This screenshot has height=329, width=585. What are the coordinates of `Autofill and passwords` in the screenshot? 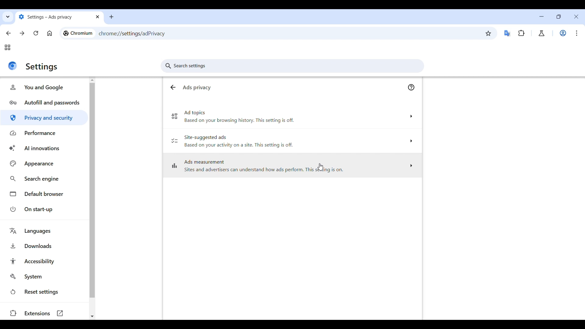 It's located at (45, 102).